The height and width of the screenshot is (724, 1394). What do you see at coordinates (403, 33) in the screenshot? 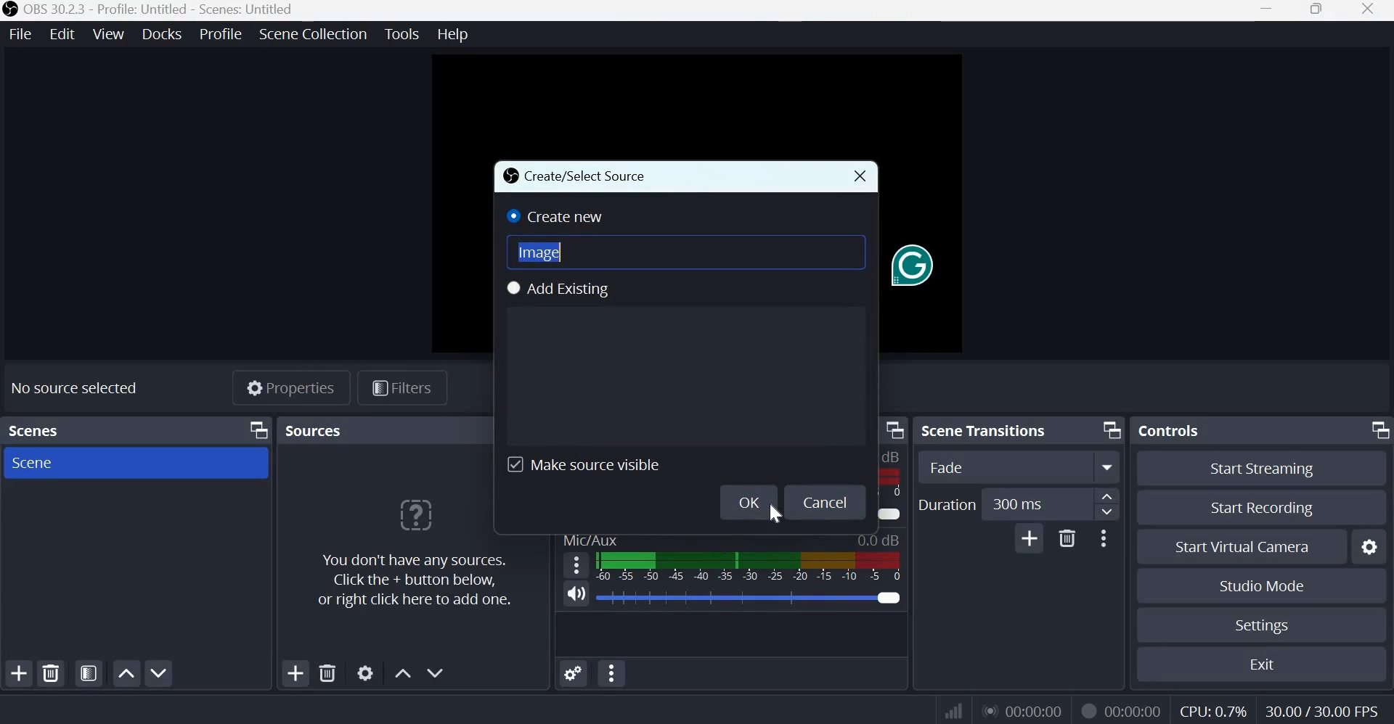
I see `tools` at bounding box center [403, 33].